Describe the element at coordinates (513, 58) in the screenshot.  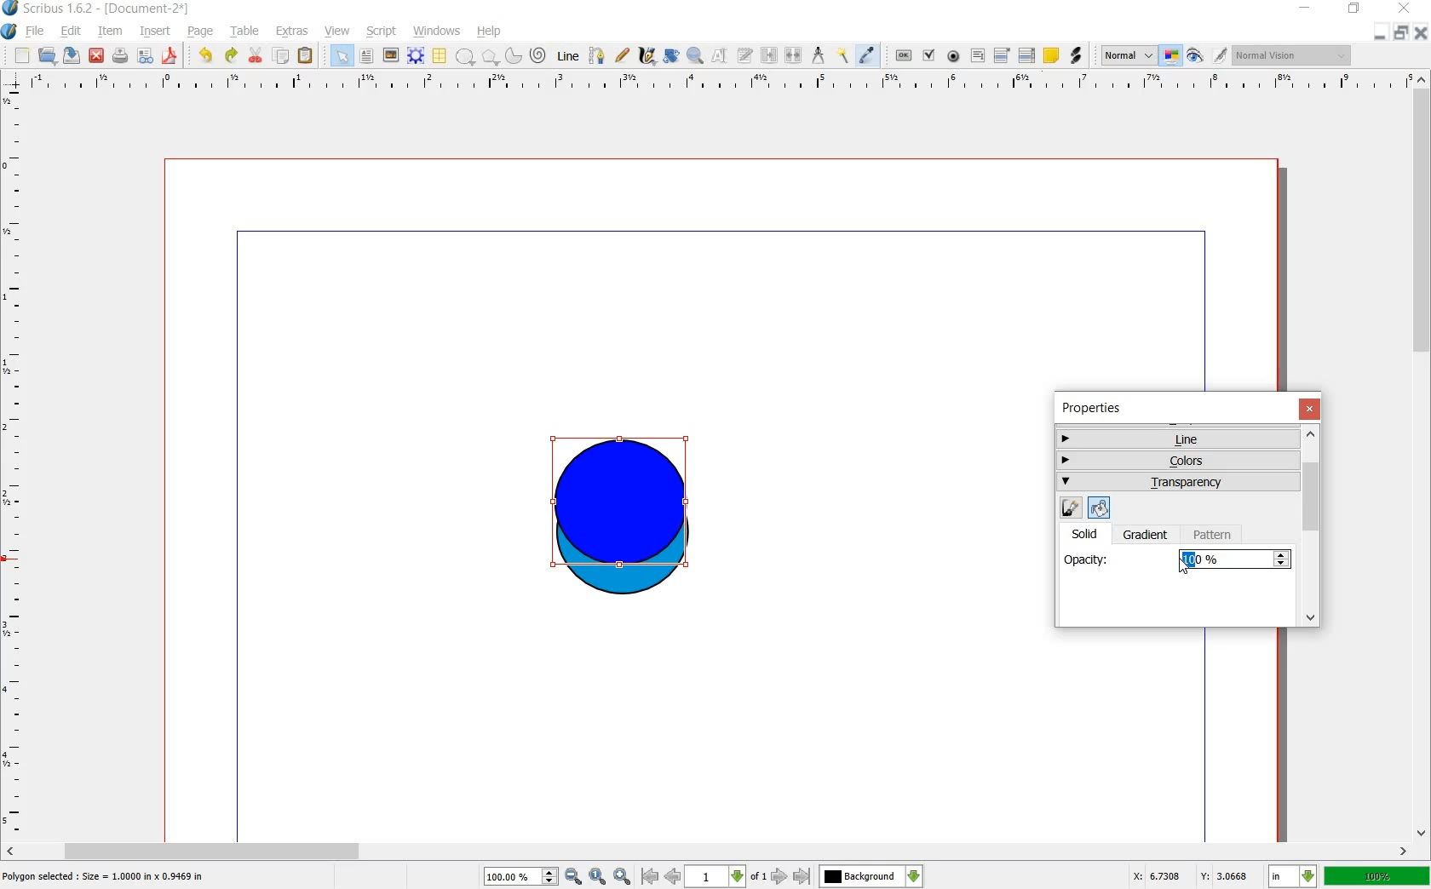
I see `arc` at that location.